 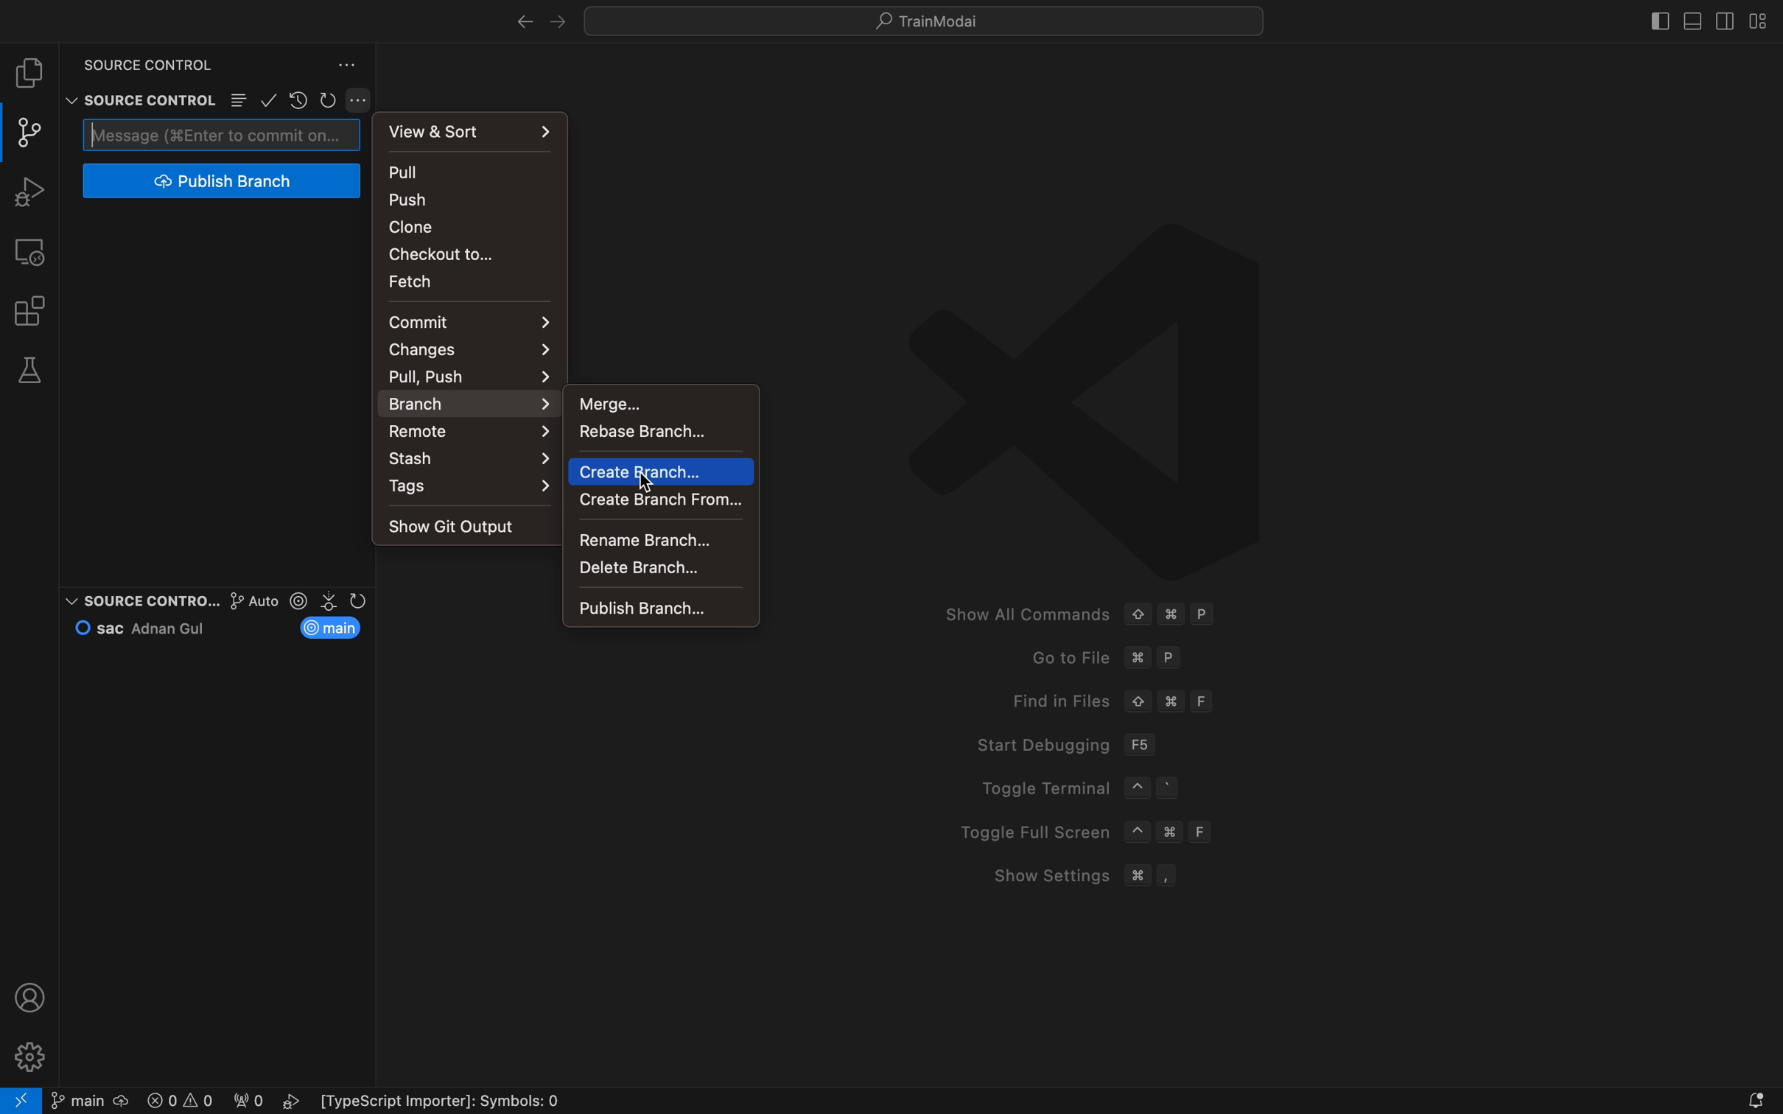 I want to click on , so click(x=362, y=100).